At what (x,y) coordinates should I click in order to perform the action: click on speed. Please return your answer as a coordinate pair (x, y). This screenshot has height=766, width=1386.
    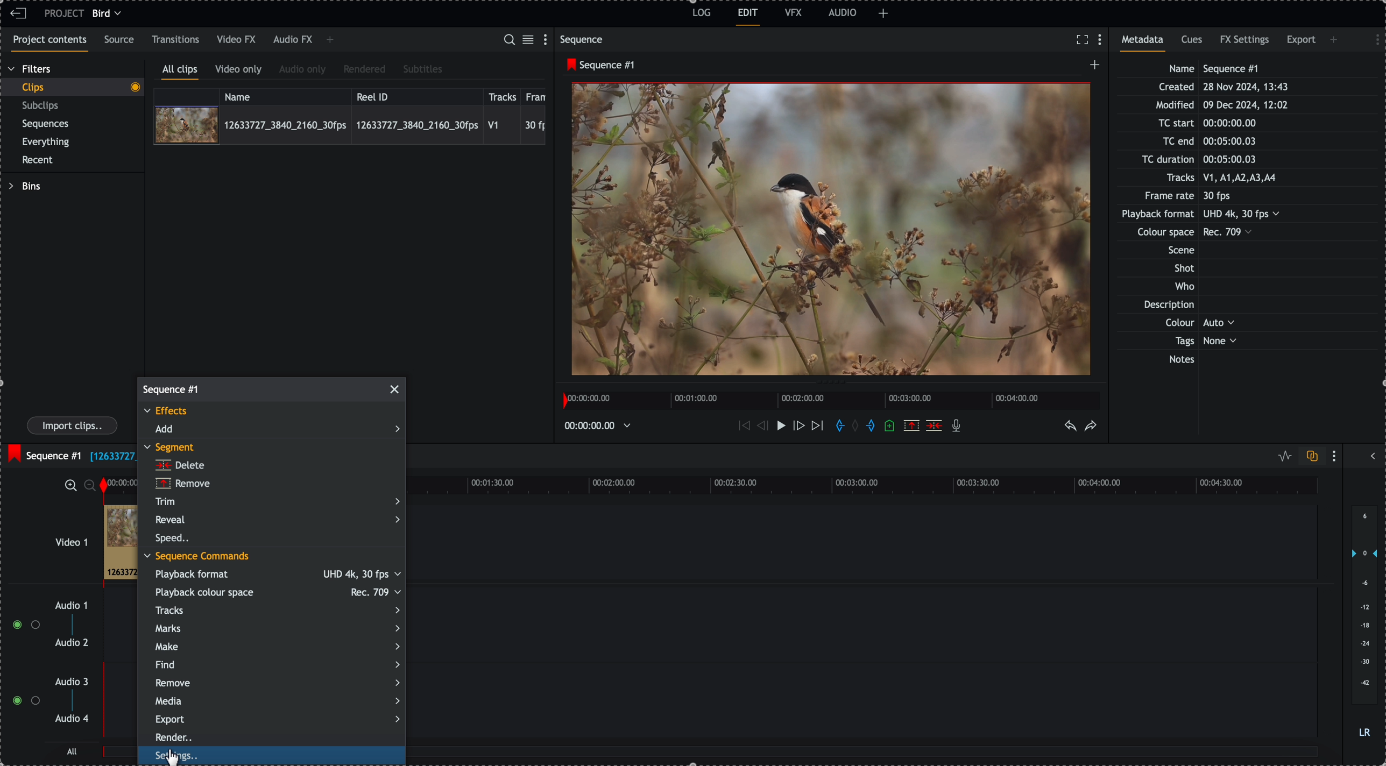
    Looking at the image, I should click on (173, 539).